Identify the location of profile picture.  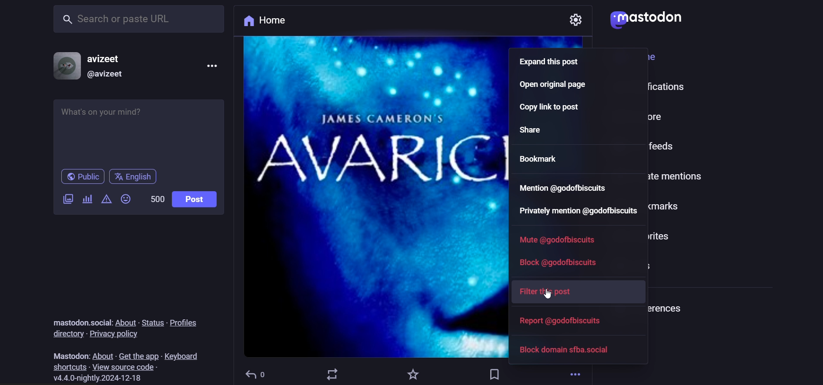
(65, 64).